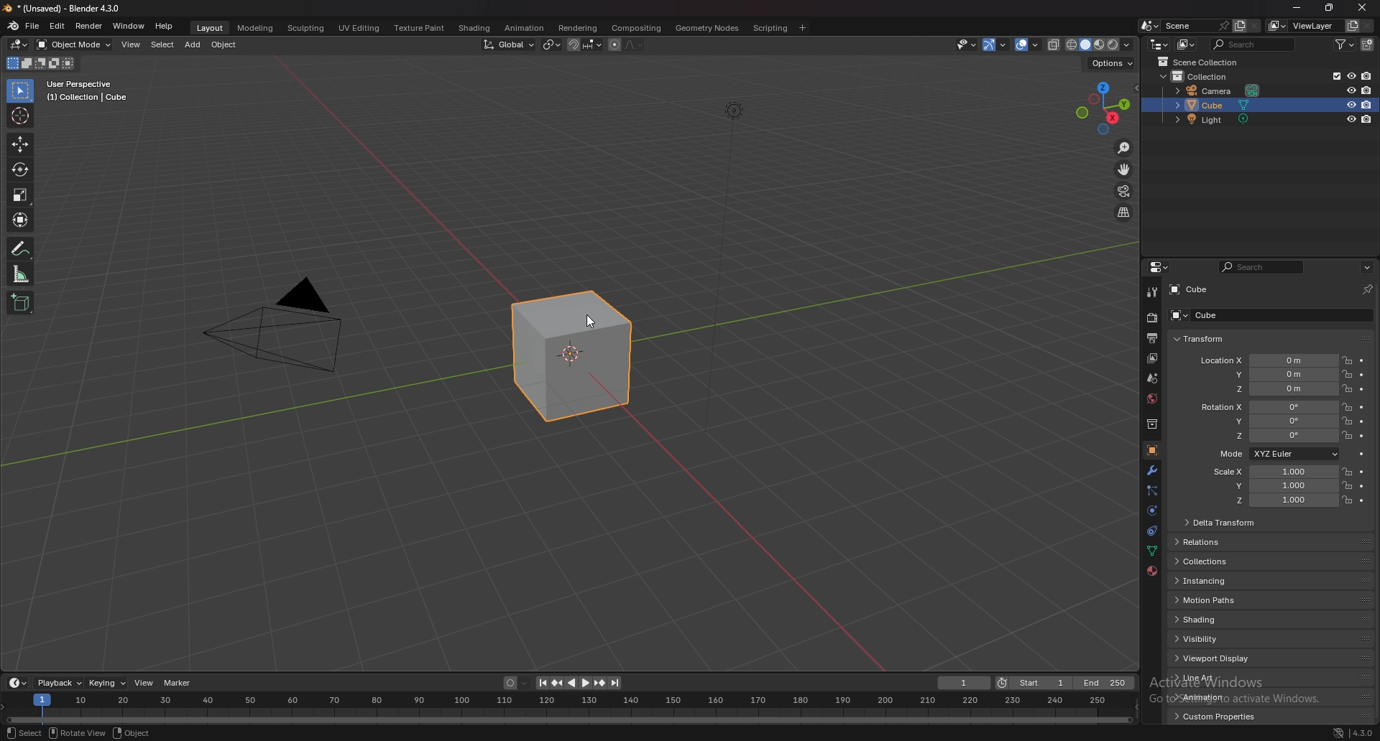  Describe the element at coordinates (1160, 44) in the screenshot. I see `editor type` at that location.